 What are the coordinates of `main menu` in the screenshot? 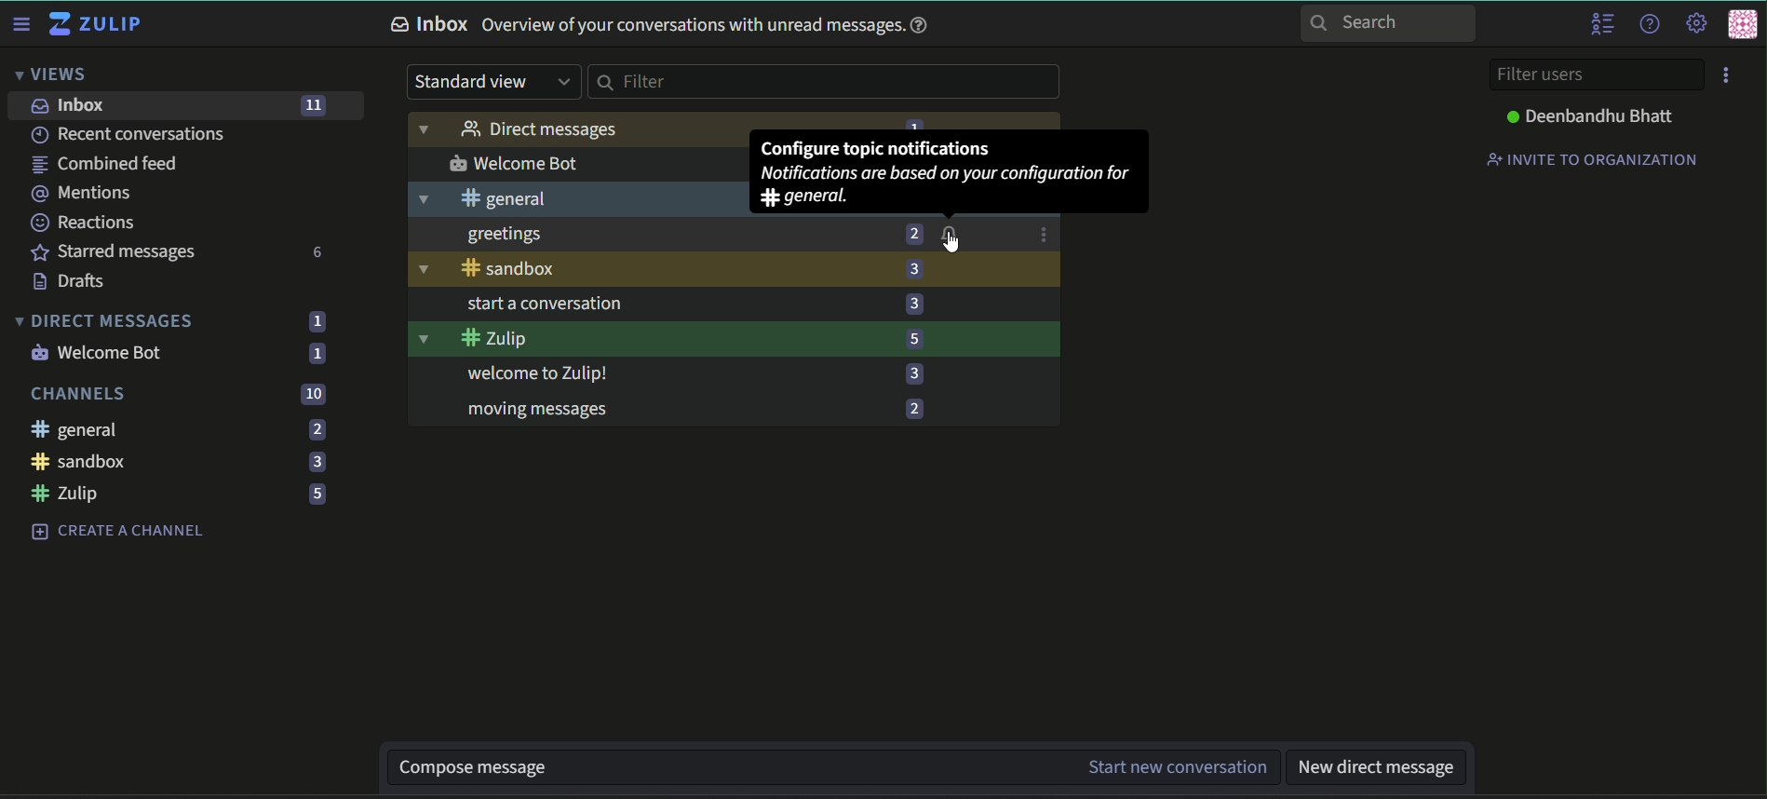 It's located at (1693, 22).